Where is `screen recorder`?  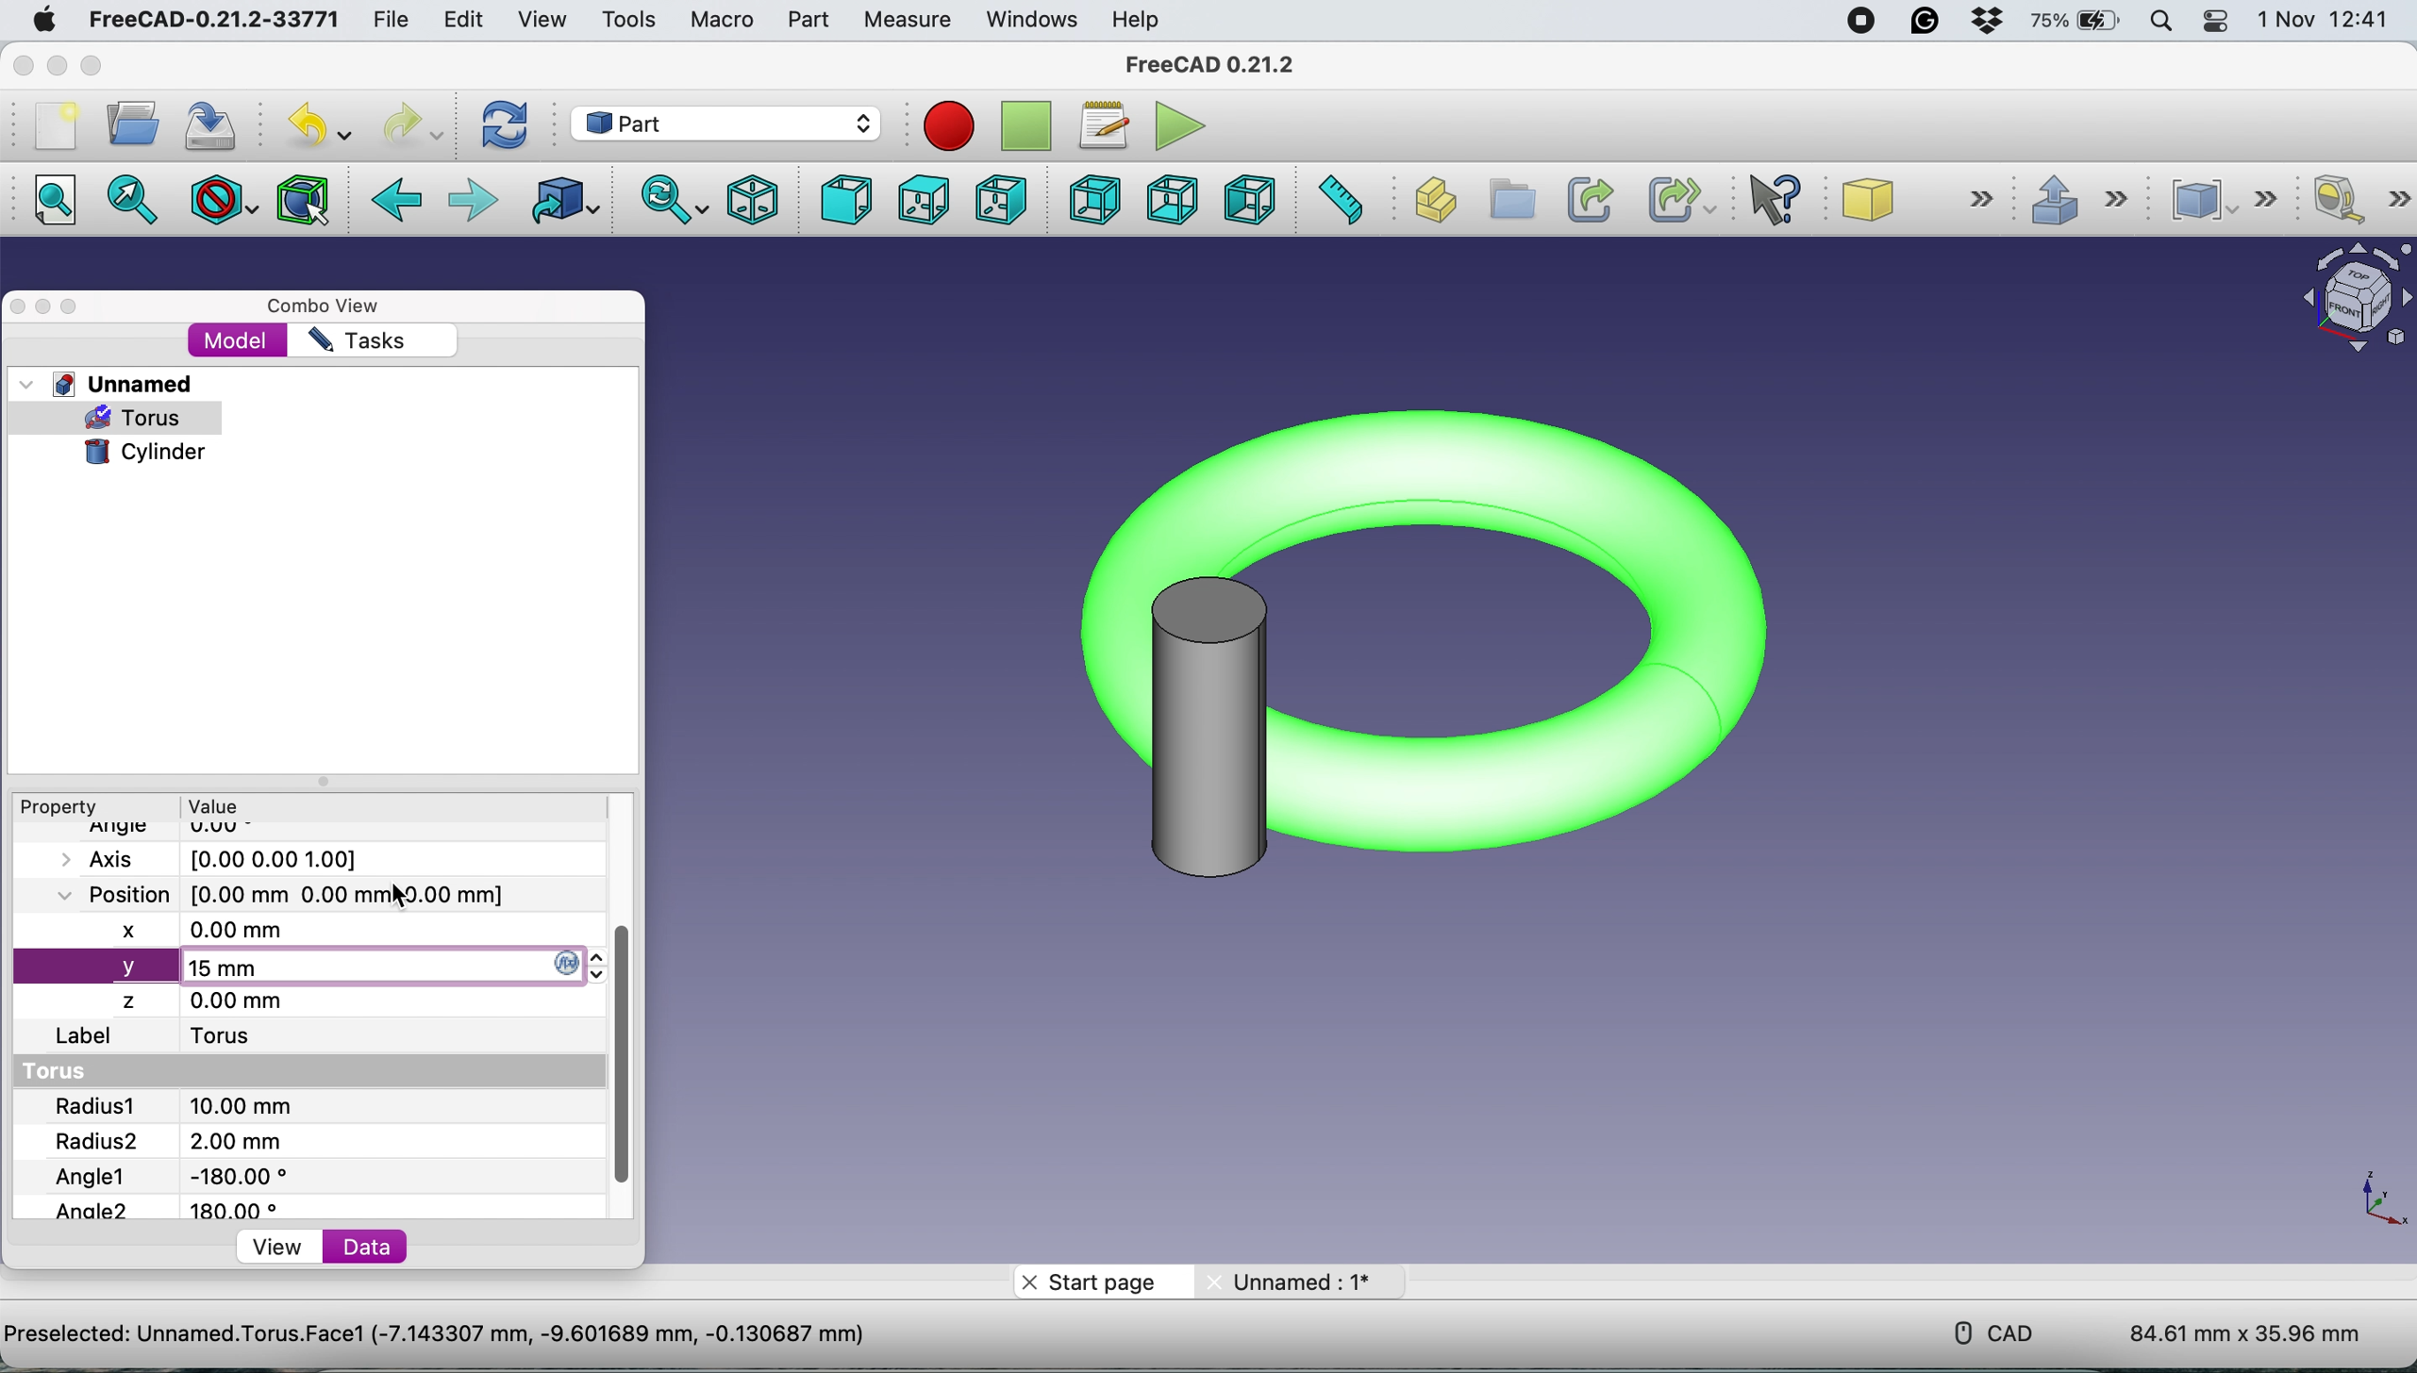 screen recorder is located at coordinates (1861, 22).